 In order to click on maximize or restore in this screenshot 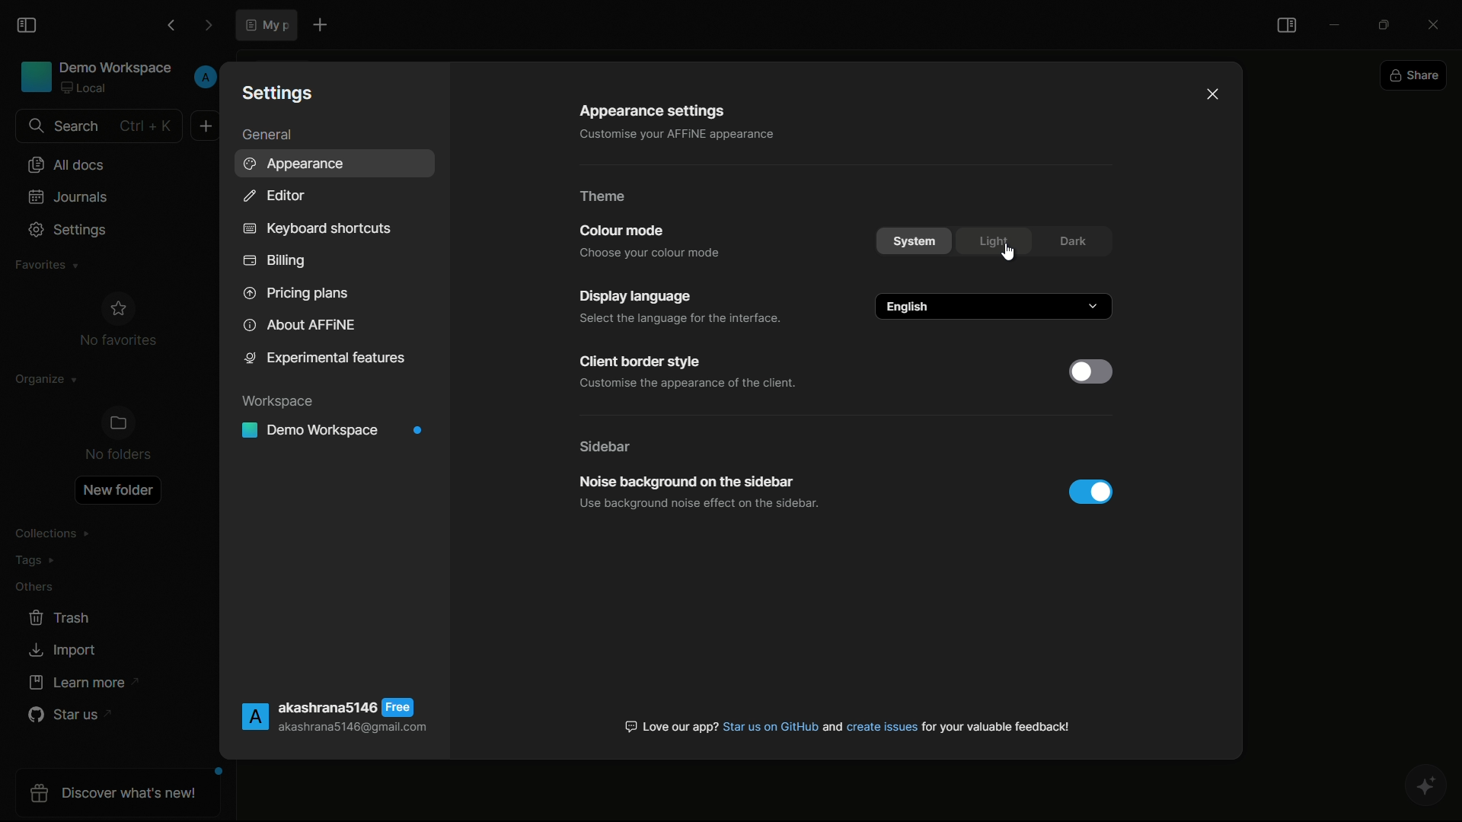, I will do `click(1388, 24)`.